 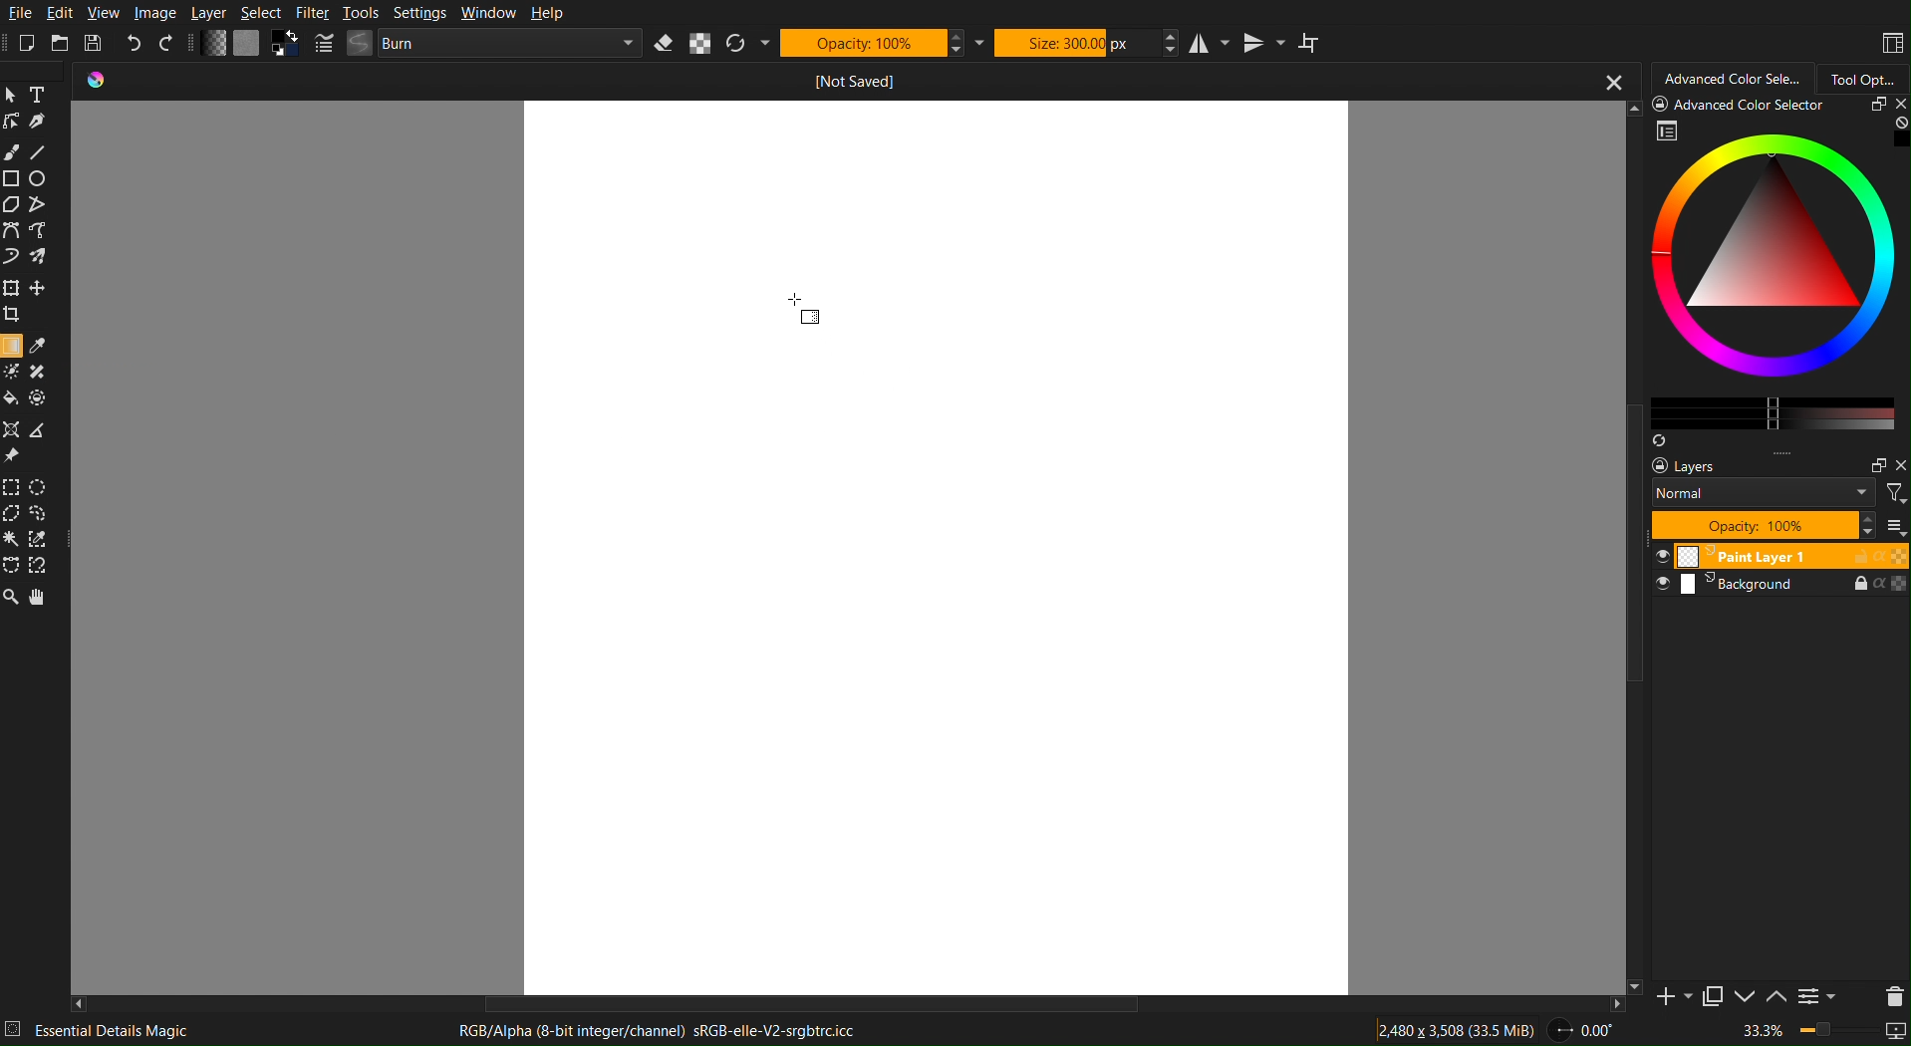 I want to click on selected Gradient Tool, so click(x=13, y=345).